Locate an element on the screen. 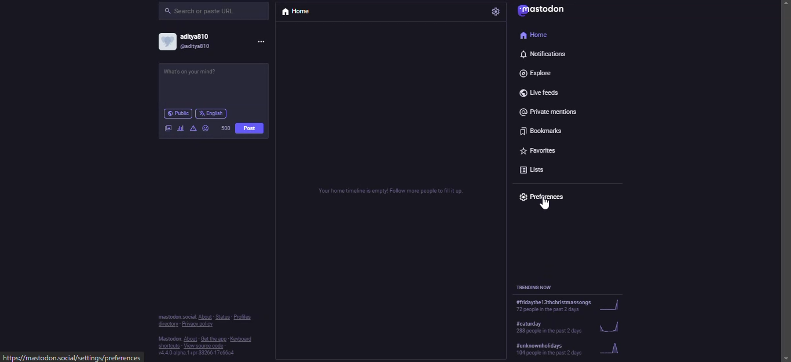 This screenshot has height=362, width=791. Mastodon is located at coordinates (168, 339).